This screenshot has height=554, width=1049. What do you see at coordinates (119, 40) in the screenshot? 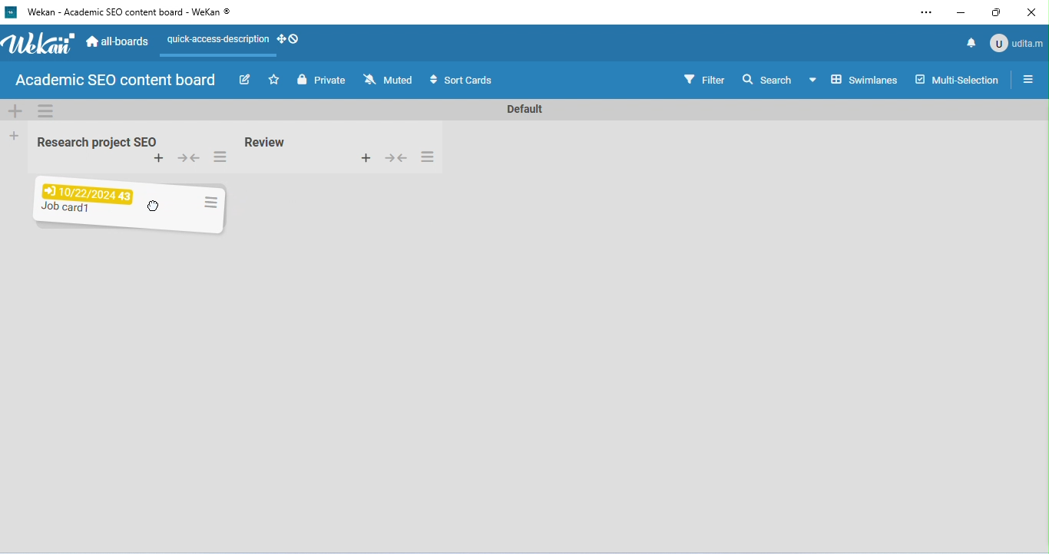
I see `all boards` at bounding box center [119, 40].